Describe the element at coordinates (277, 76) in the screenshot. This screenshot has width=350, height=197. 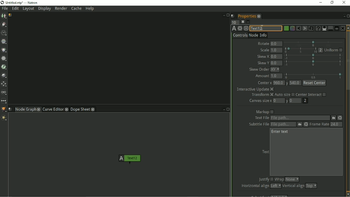
I see `1.0` at that location.